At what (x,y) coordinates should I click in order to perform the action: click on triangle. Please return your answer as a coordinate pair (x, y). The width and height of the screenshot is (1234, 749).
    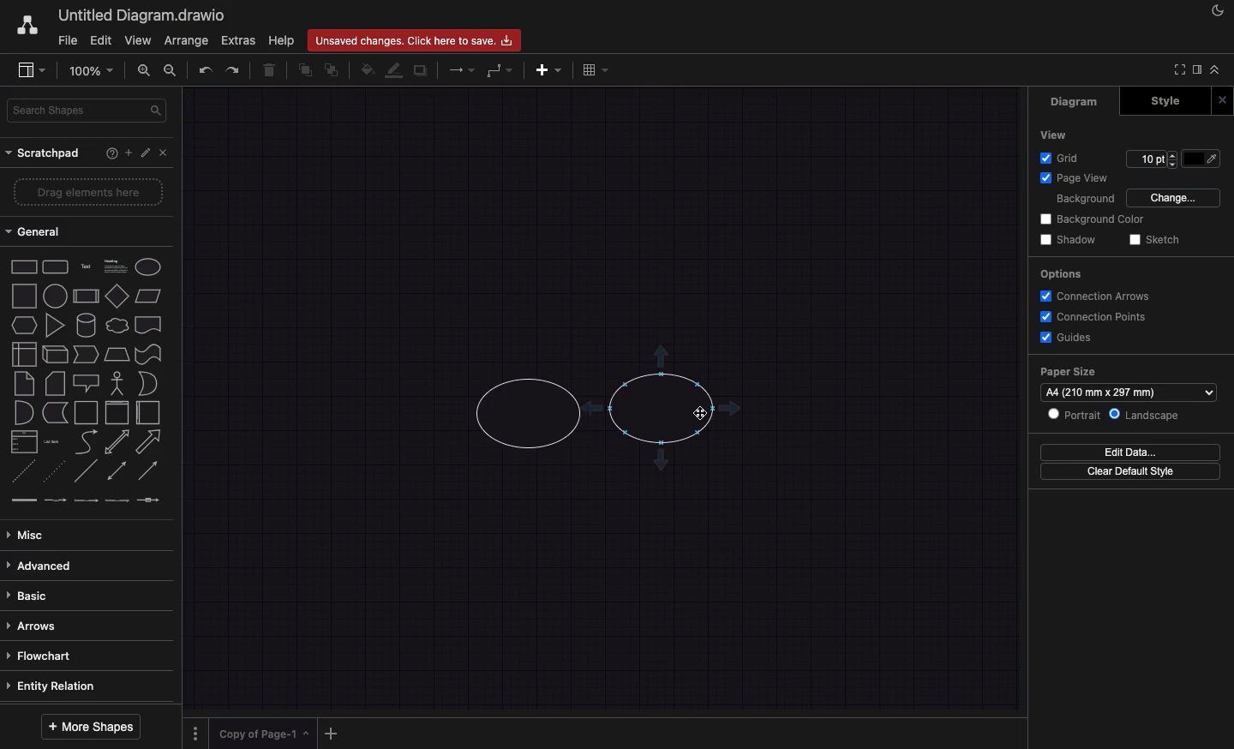
    Looking at the image, I should click on (55, 326).